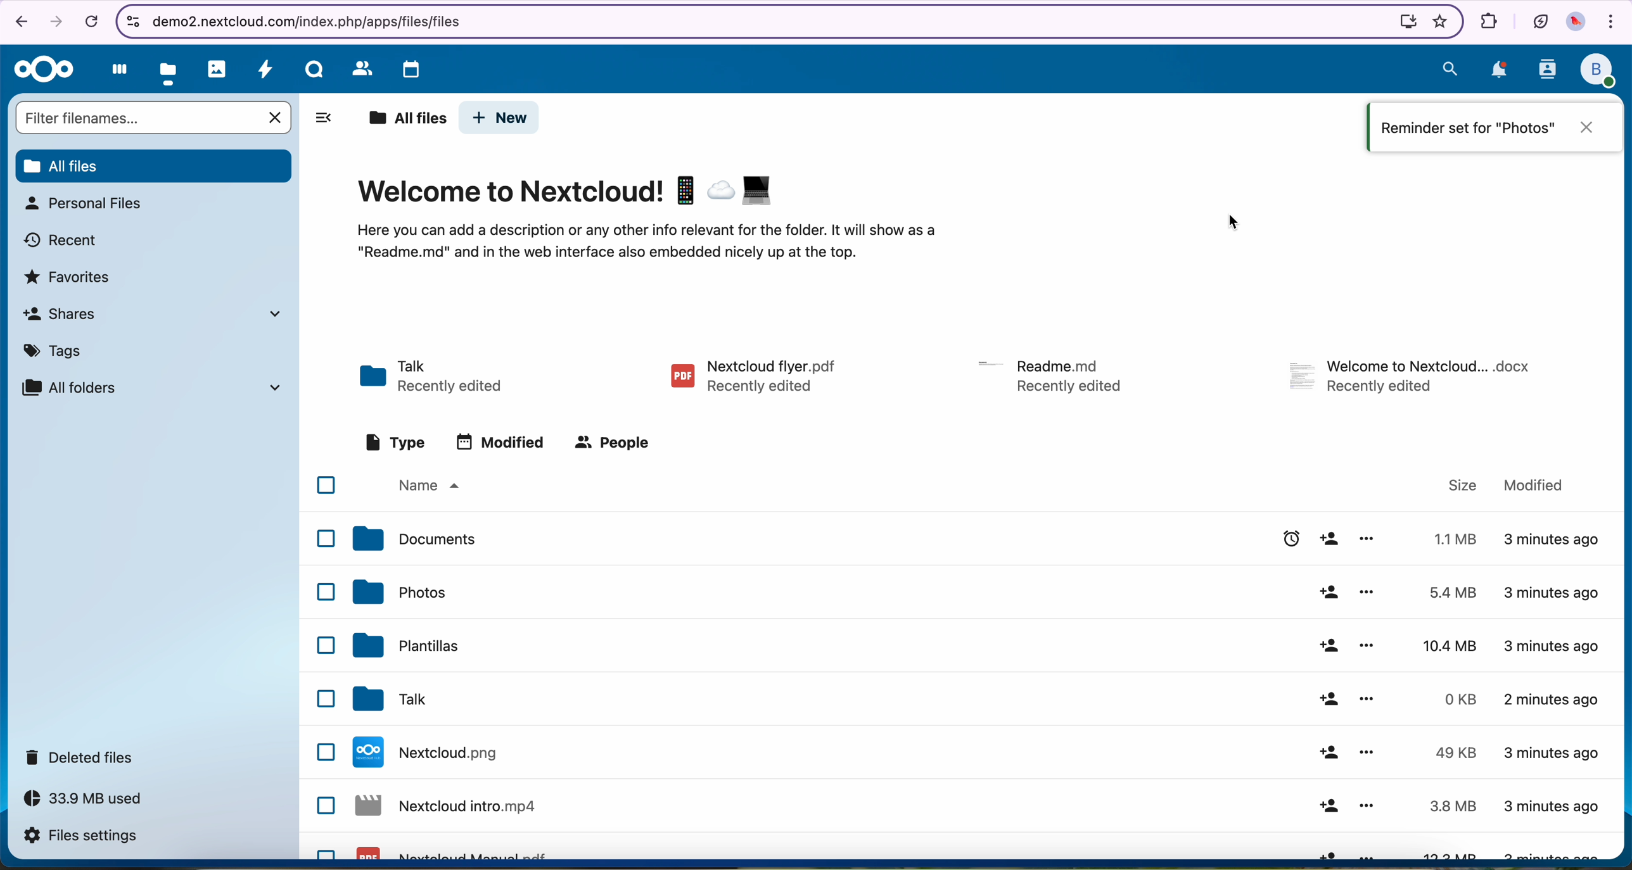  Describe the element at coordinates (404, 66) in the screenshot. I see `calendar` at that location.